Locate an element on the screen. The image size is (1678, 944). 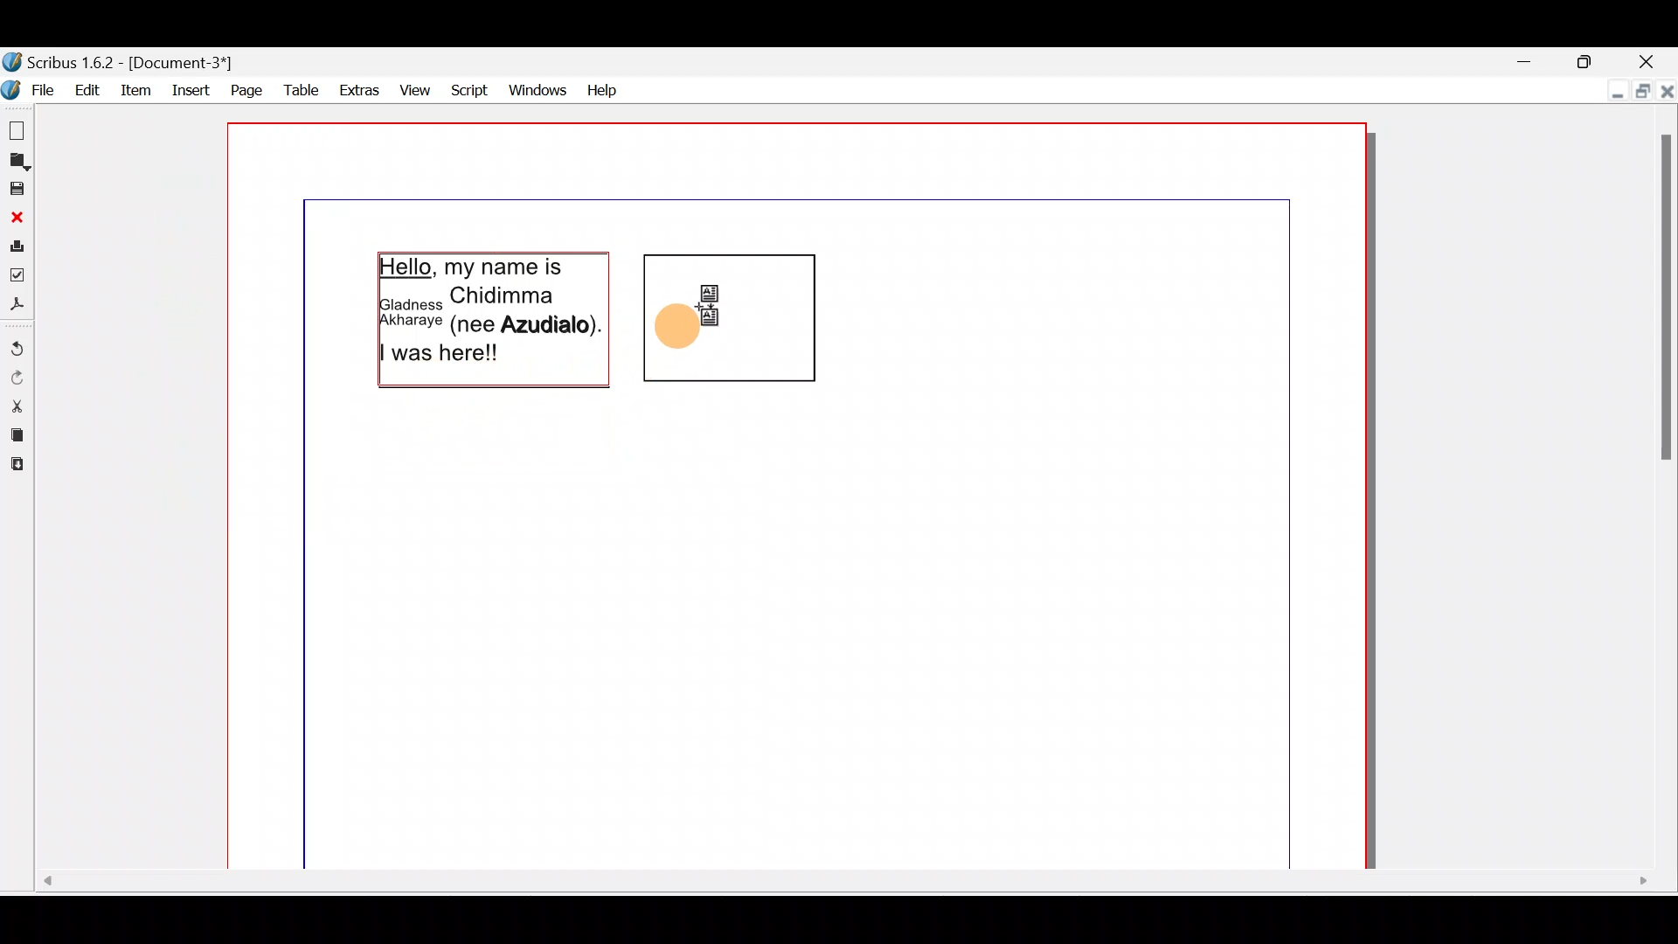
Script is located at coordinates (470, 87).